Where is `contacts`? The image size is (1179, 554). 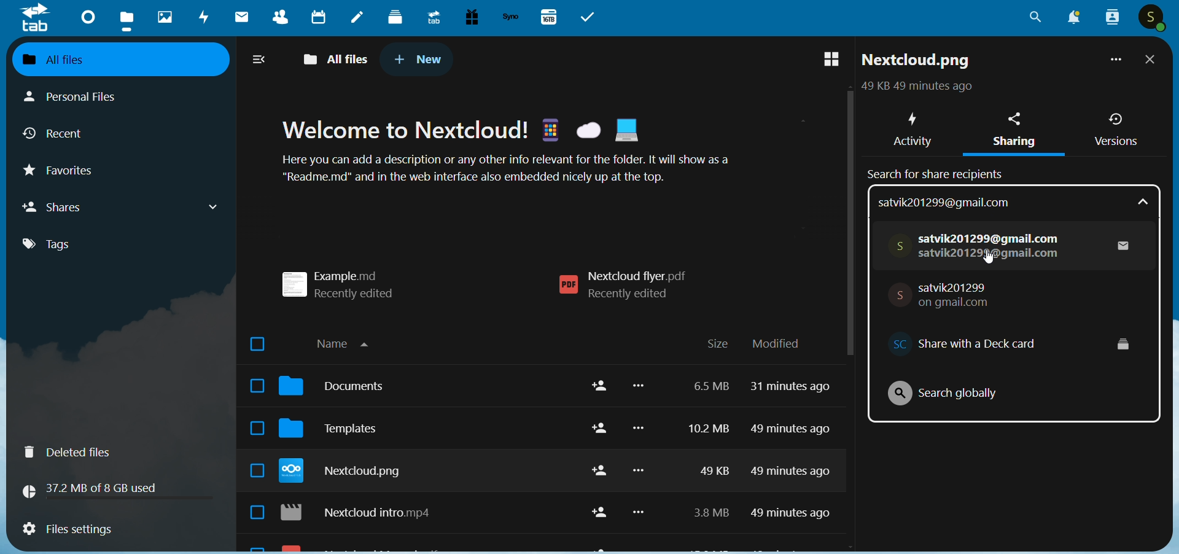
contacts is located at coordinates (276, 19).